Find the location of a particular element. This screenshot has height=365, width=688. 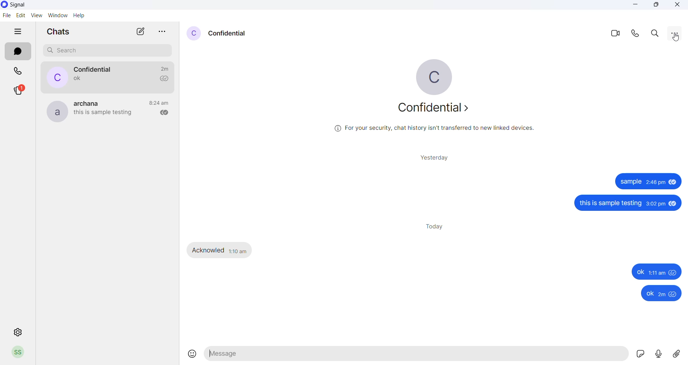

more options is located at coordinates (677, 33).